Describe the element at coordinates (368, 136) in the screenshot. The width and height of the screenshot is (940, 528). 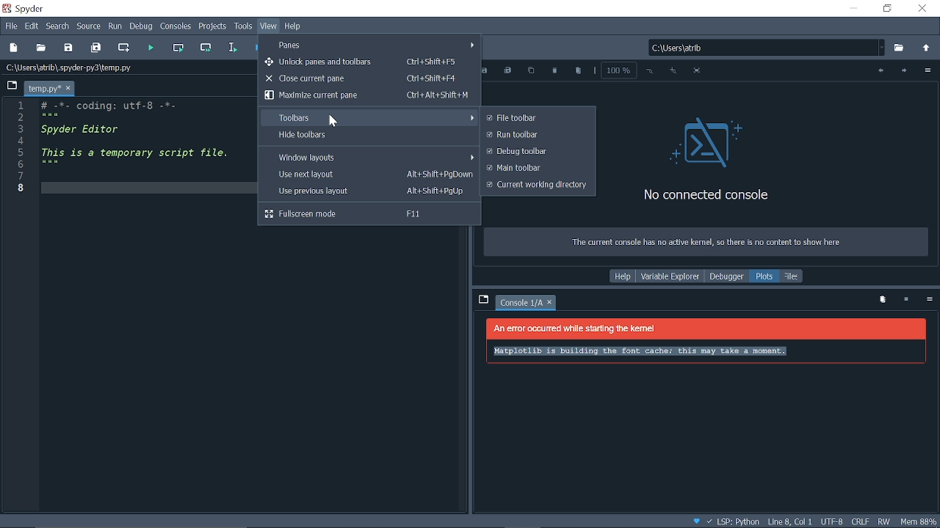
I see `Hide toolbars` at that location.